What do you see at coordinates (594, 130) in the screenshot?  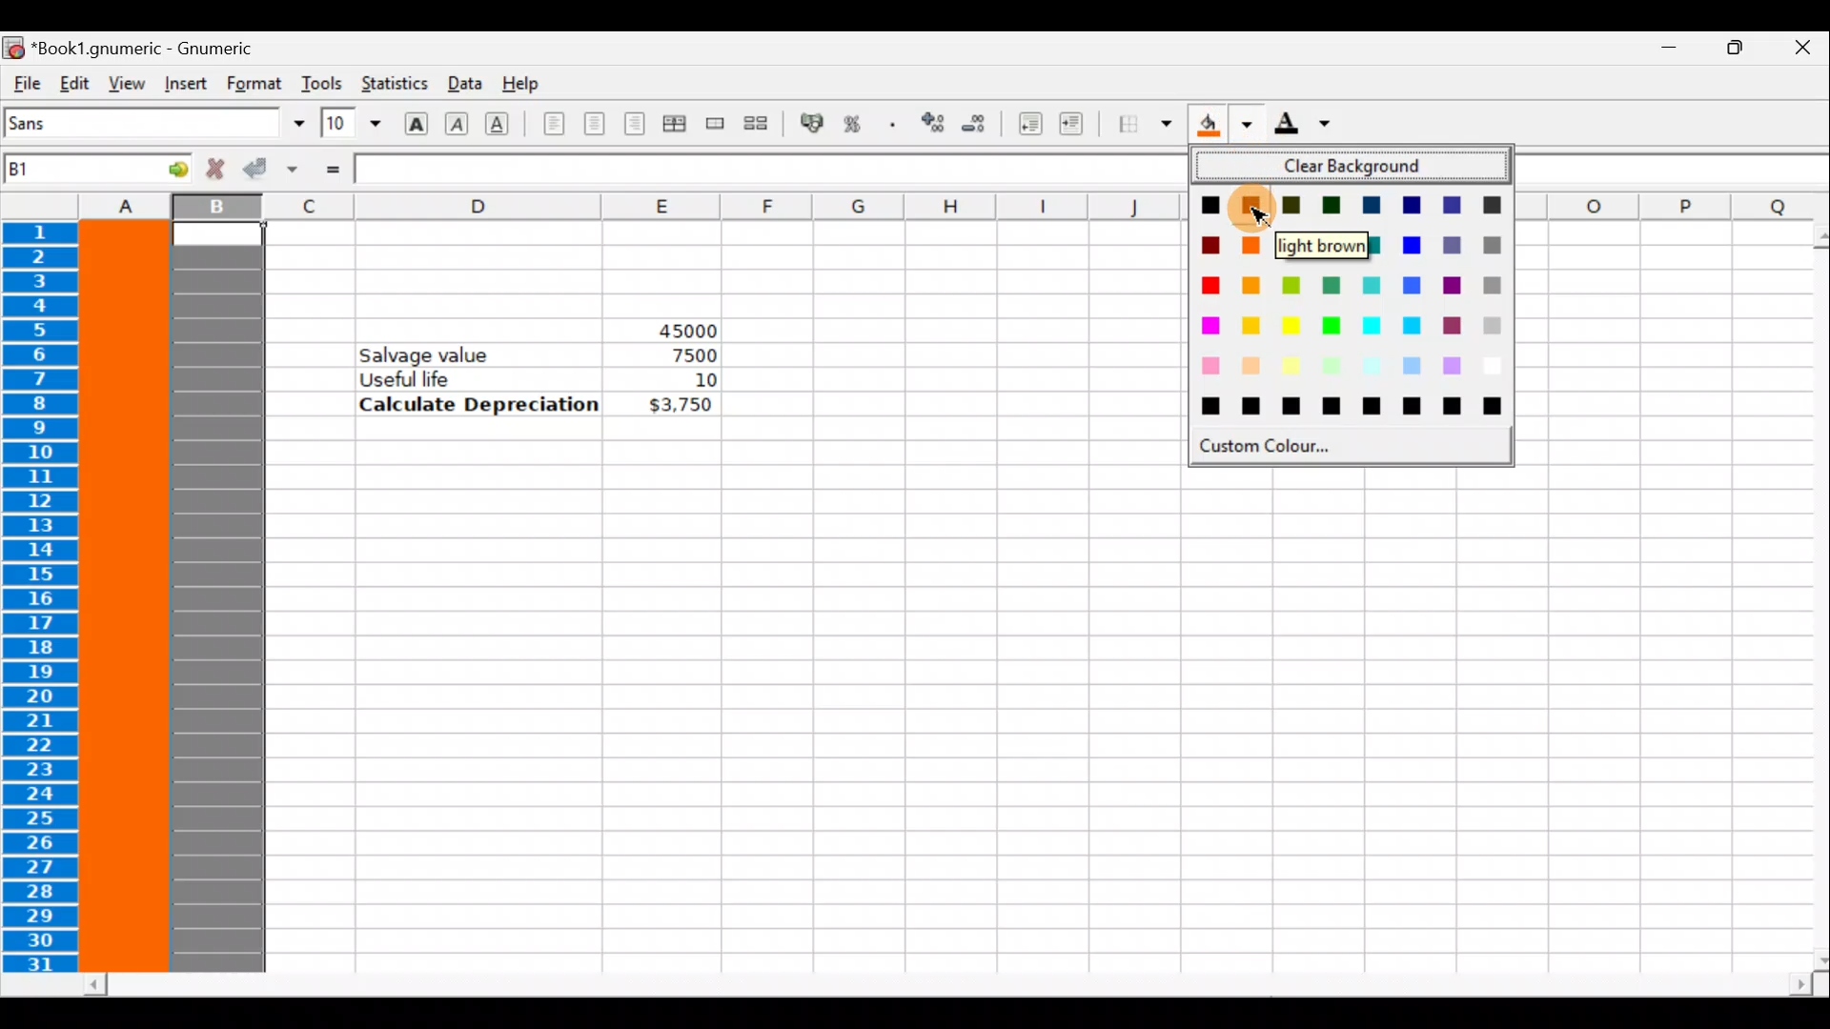 I see `Centre horizontally` at bounding box center [594, 130].